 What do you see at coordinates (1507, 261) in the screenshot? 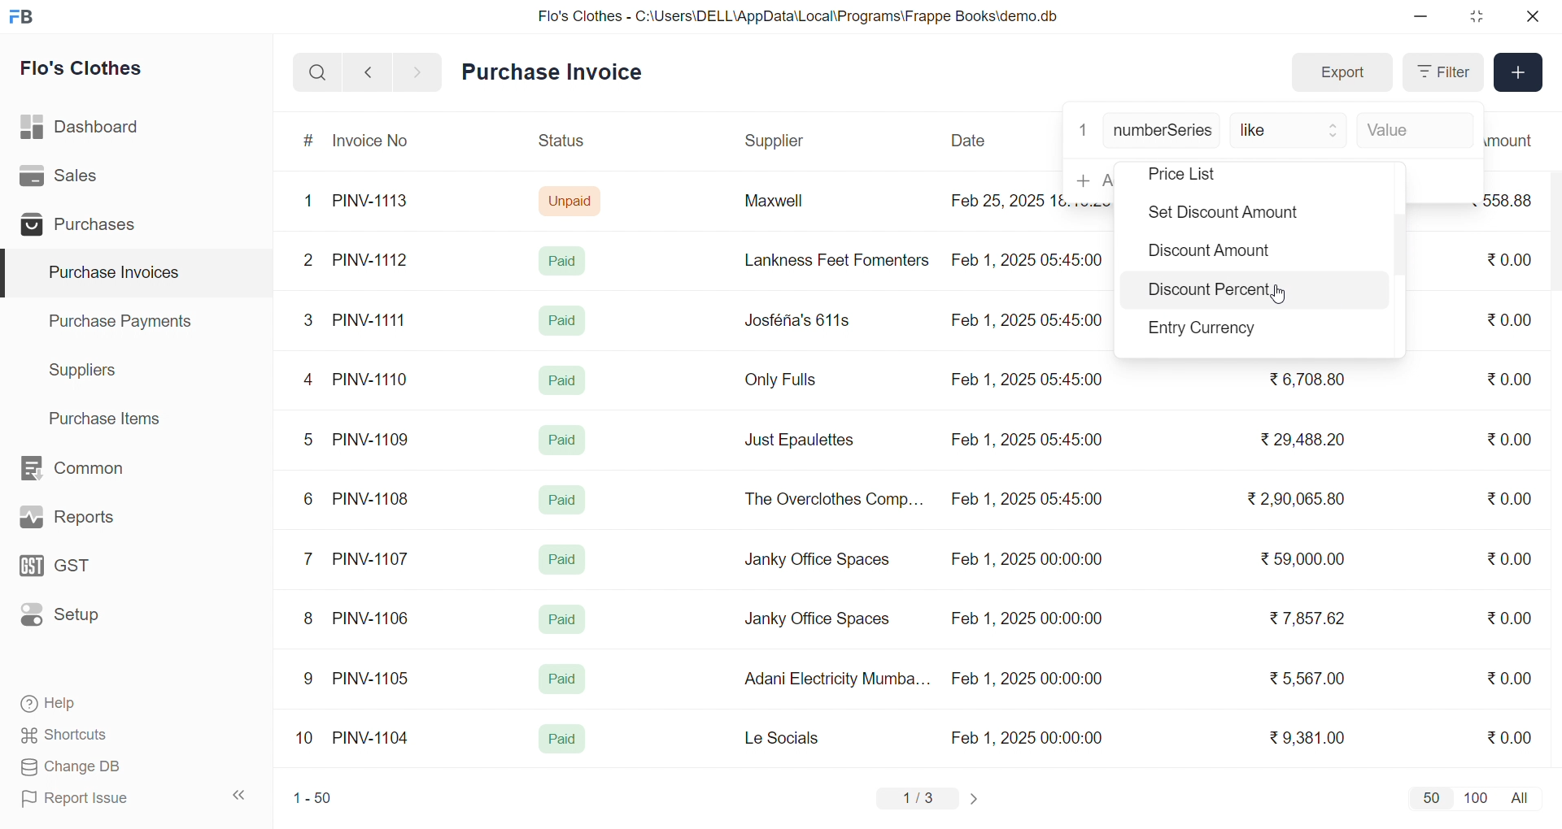
I see `₹0.00` at bounding box center [1507, 261].